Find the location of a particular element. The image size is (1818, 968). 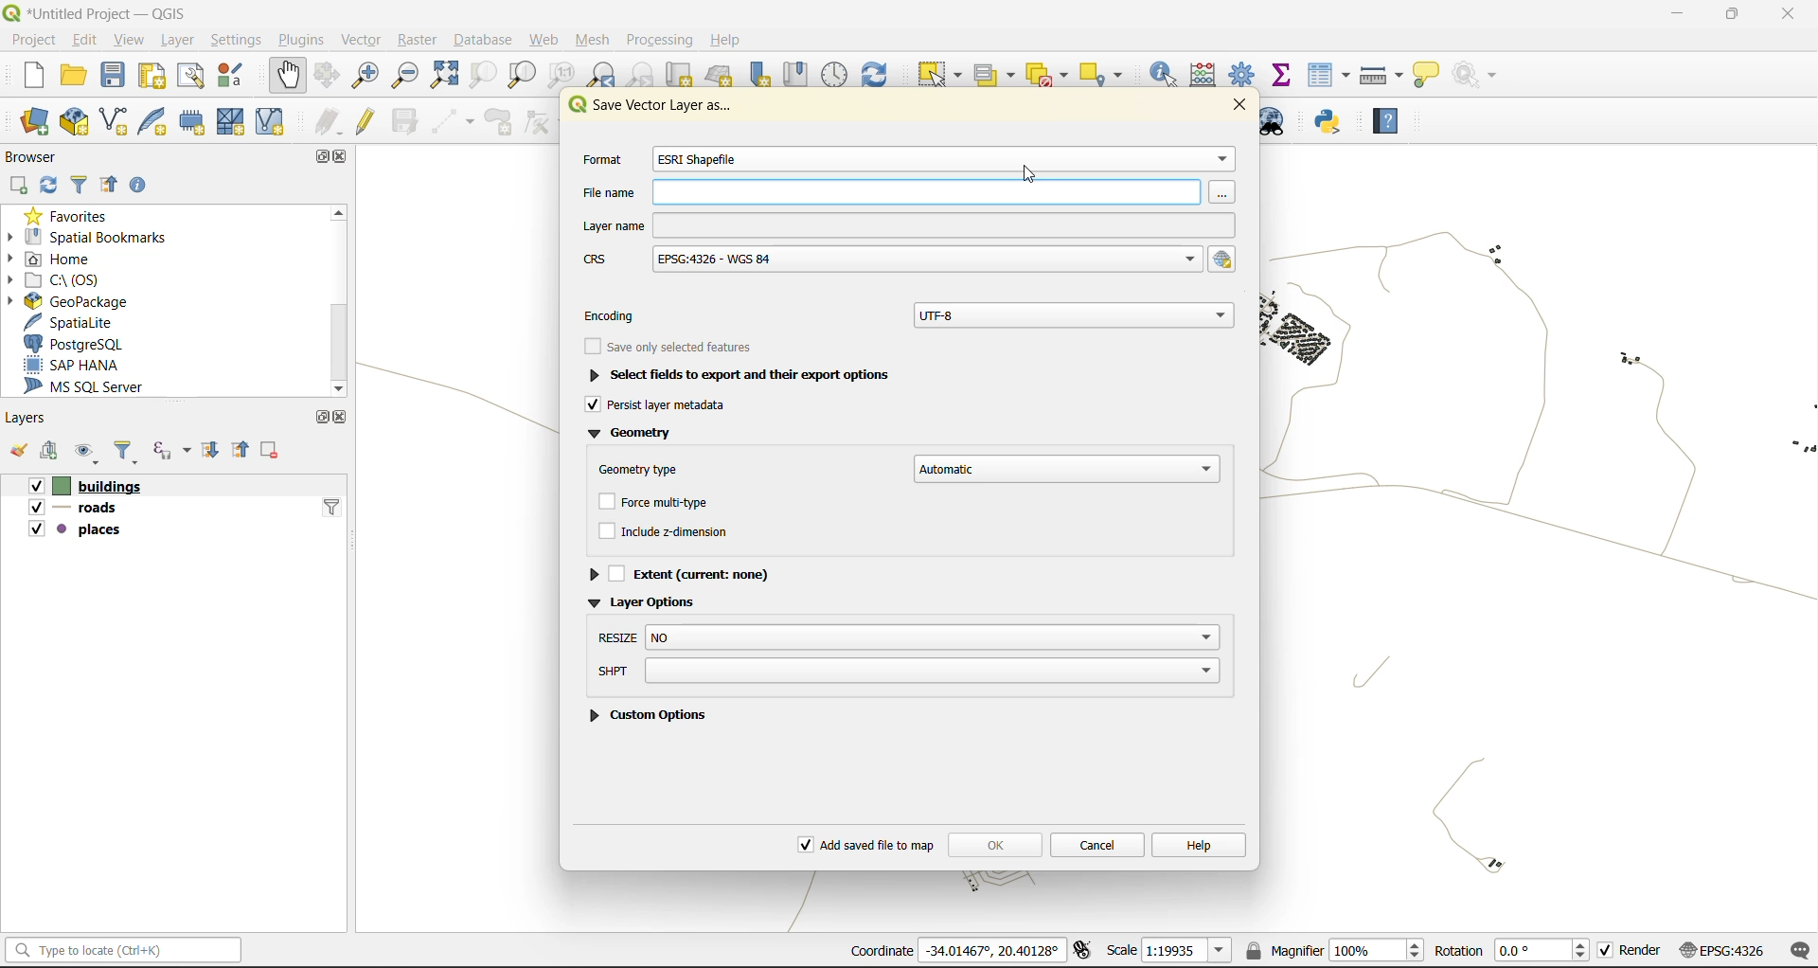

zoom next is located at coordinates (646, 75).